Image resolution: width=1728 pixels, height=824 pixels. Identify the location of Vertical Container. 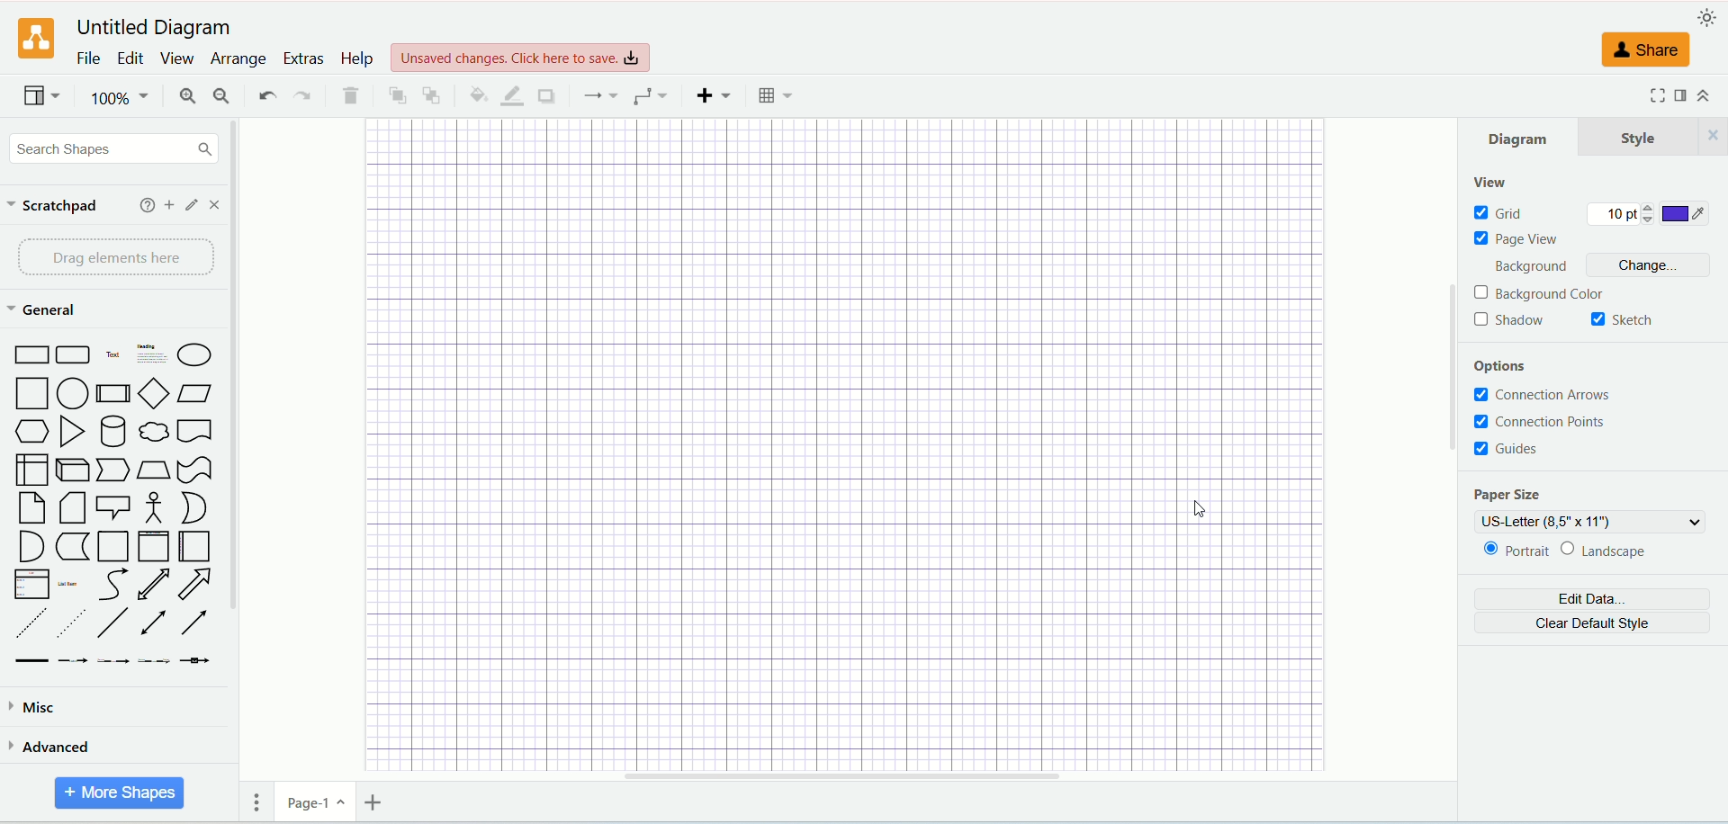
(157, 547).